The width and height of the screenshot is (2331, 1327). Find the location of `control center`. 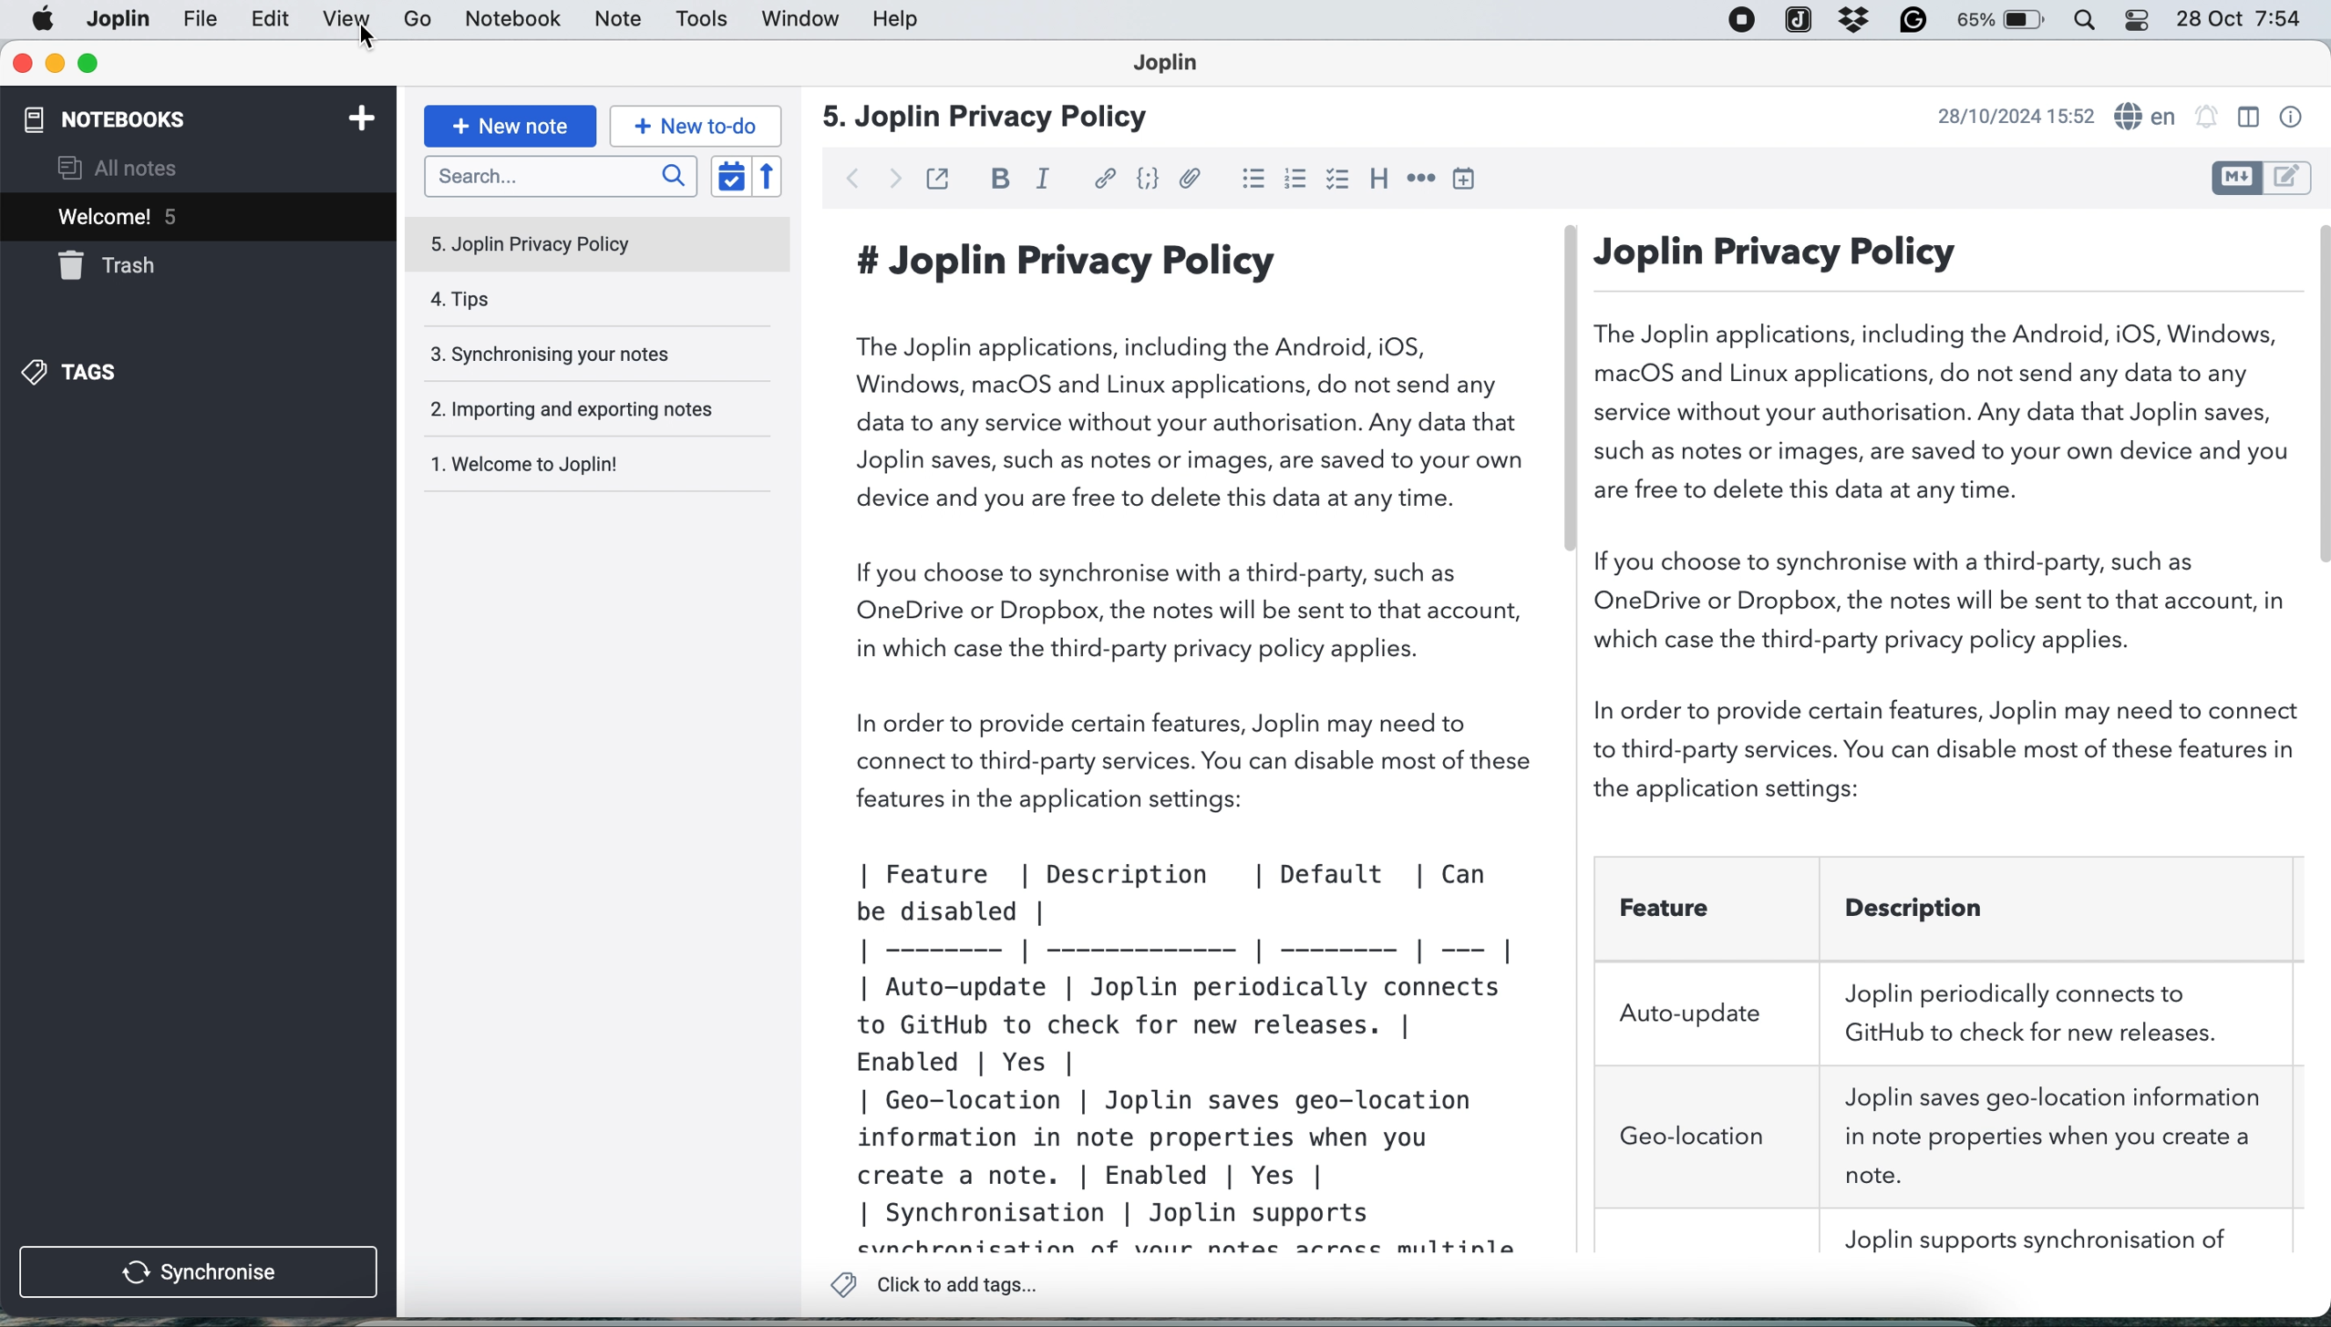

control center is located at coordinates (2142, 20).